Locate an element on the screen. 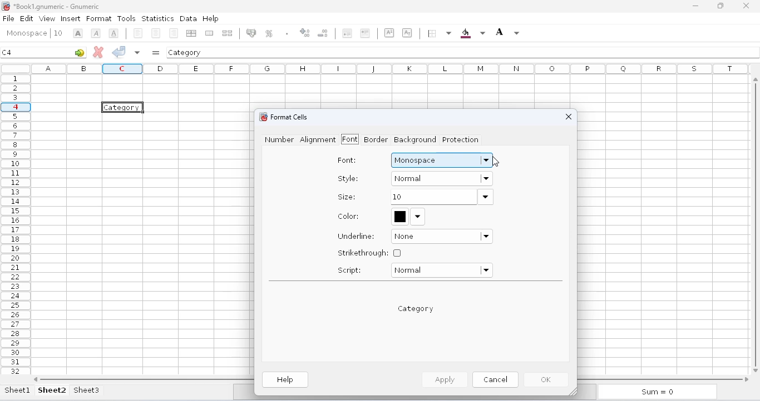 The width and height of the screenshot is (760, 401). style: is located at coordinates (348, 178).